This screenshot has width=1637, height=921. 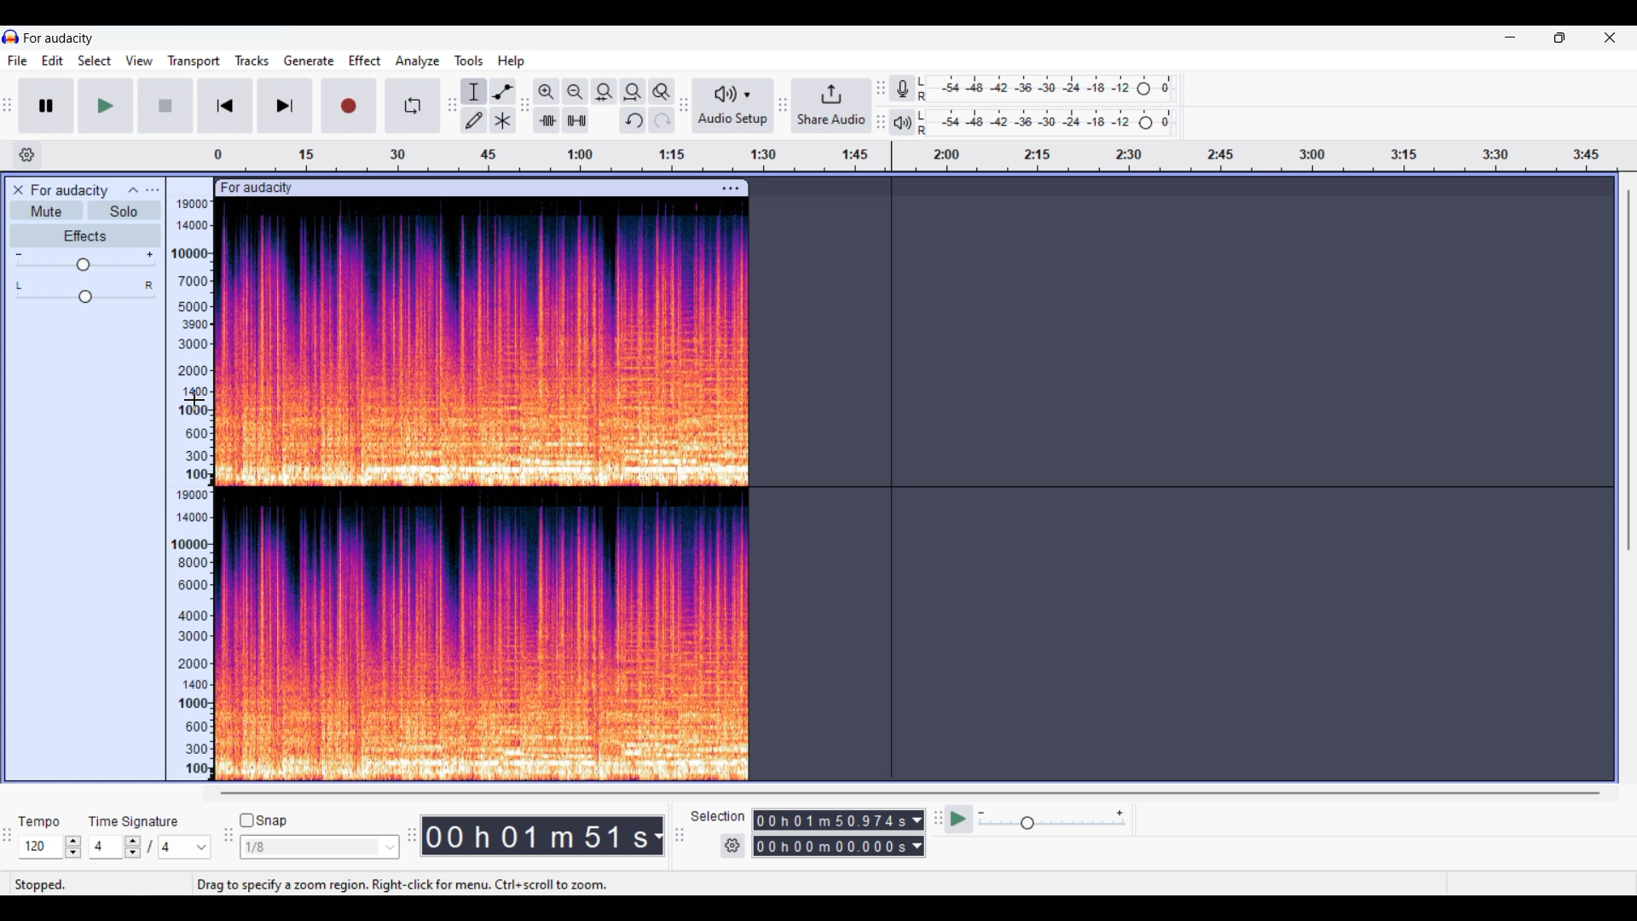 What do you see at coordinates (19, 190) in the screenshot?
I see `Close track` at bounding box center [19, 190].